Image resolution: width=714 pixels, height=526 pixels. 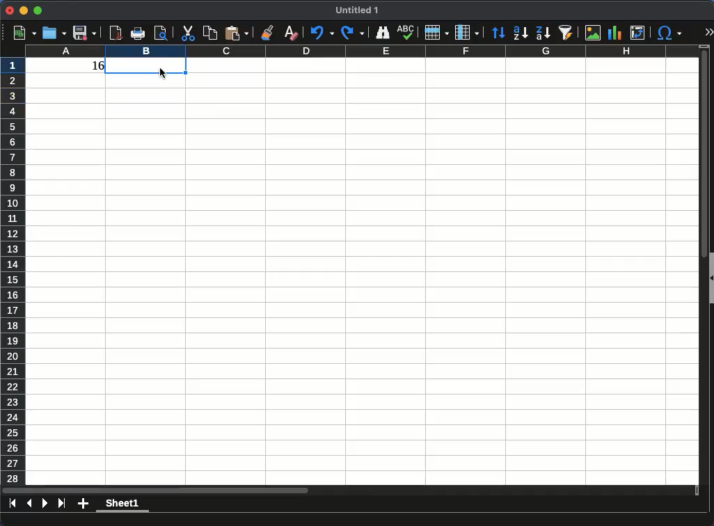 I want to click on column , so click(x=467, y=32).